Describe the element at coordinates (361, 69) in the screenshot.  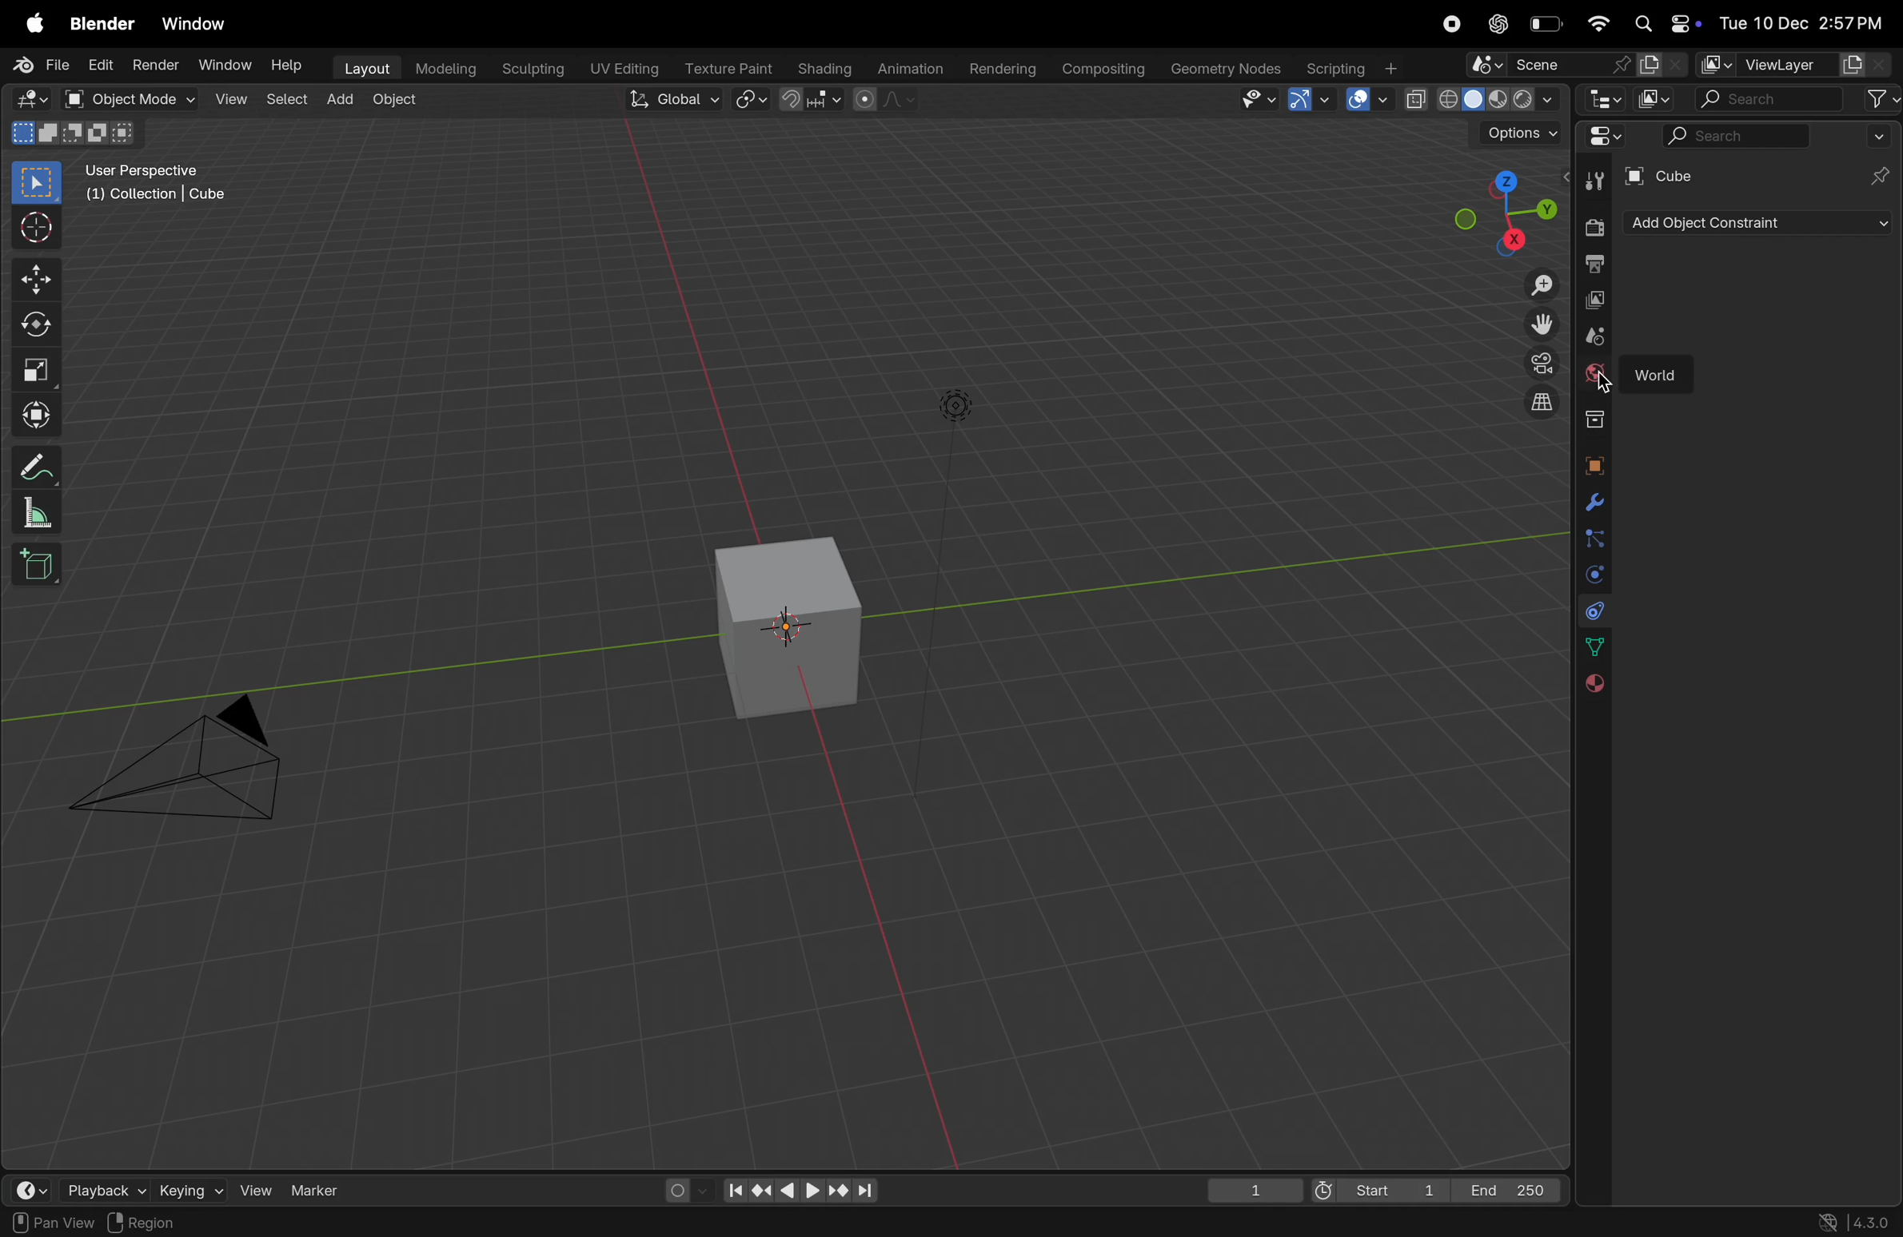
I see `layout` at that location.